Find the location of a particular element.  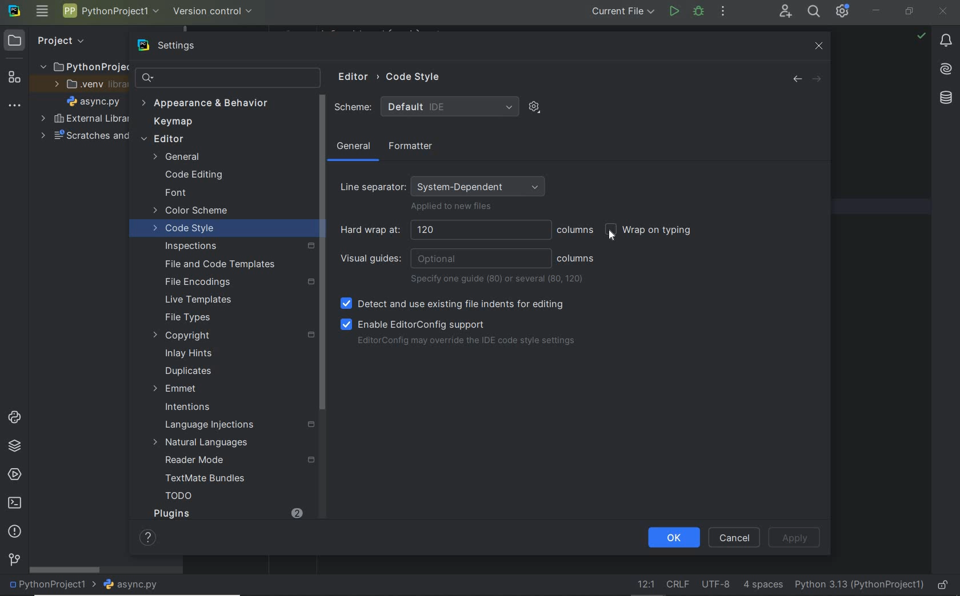

MINIMIZE is located at coordinates (878, 10).